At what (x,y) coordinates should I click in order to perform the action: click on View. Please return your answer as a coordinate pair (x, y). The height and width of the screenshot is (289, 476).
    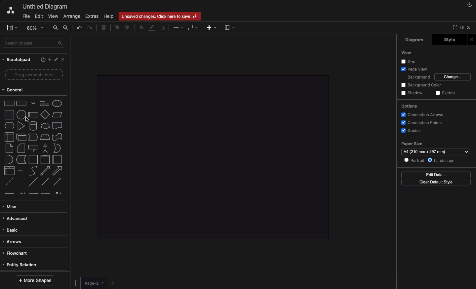
    Looking at the image, I should click on (53, 16).